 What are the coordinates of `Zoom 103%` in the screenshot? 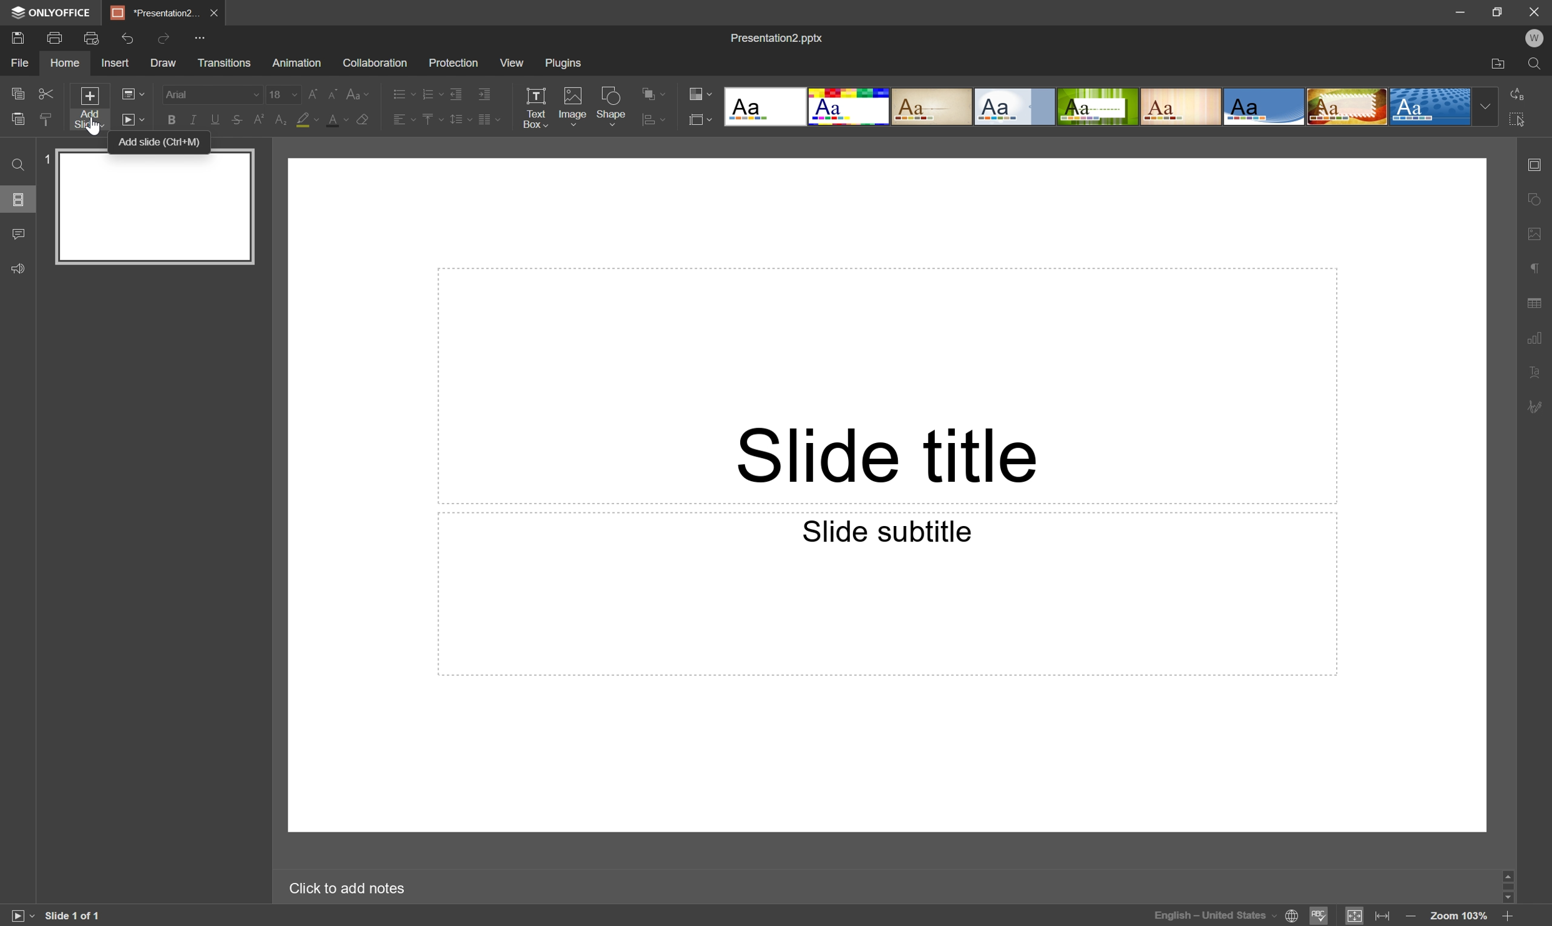 It's located at (1459, 917).